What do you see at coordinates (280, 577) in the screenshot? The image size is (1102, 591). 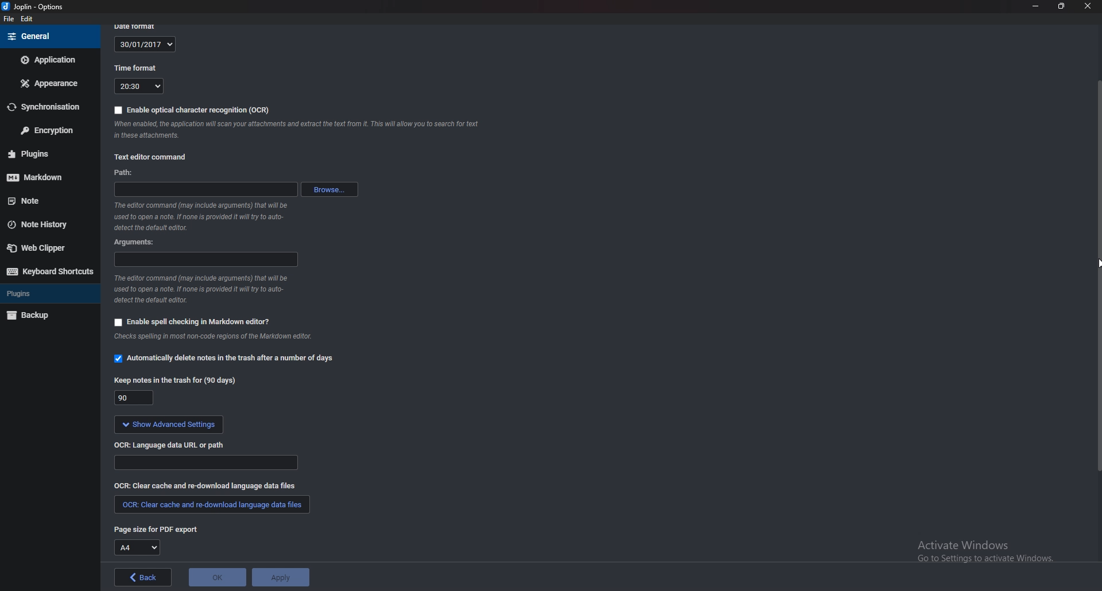 I see `apply` at bounding box center [280, 577].